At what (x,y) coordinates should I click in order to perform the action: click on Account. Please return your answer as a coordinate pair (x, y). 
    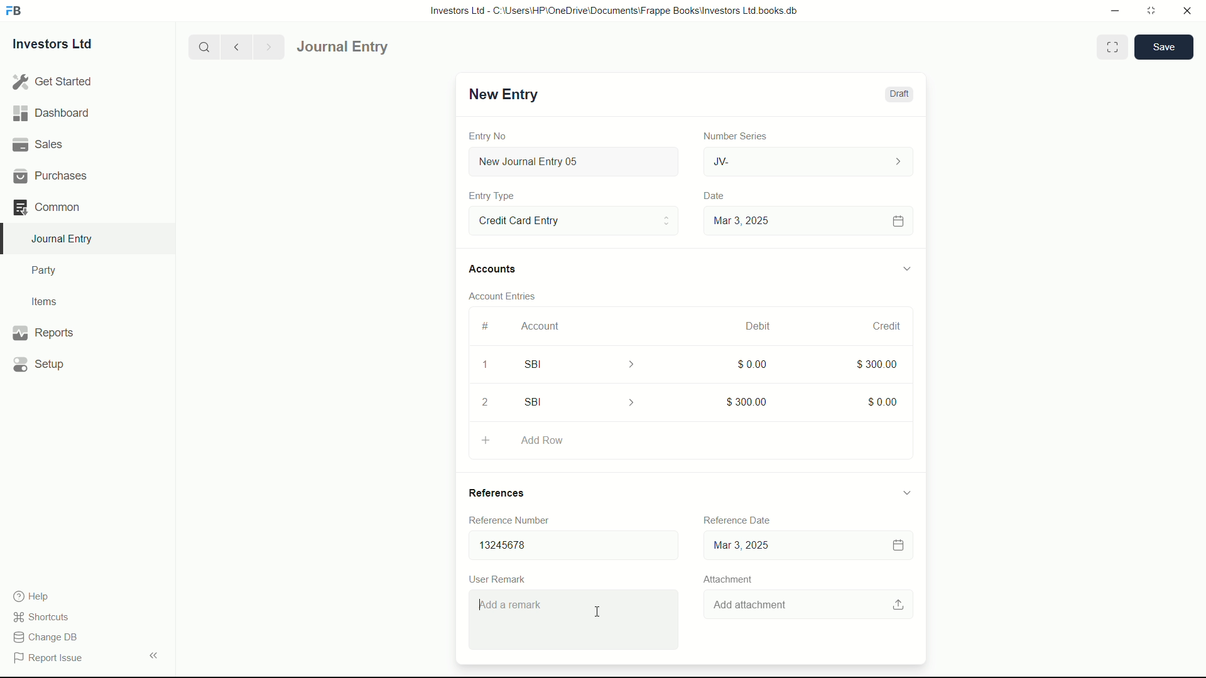
    Looking at the image, I should click on (541, 326).